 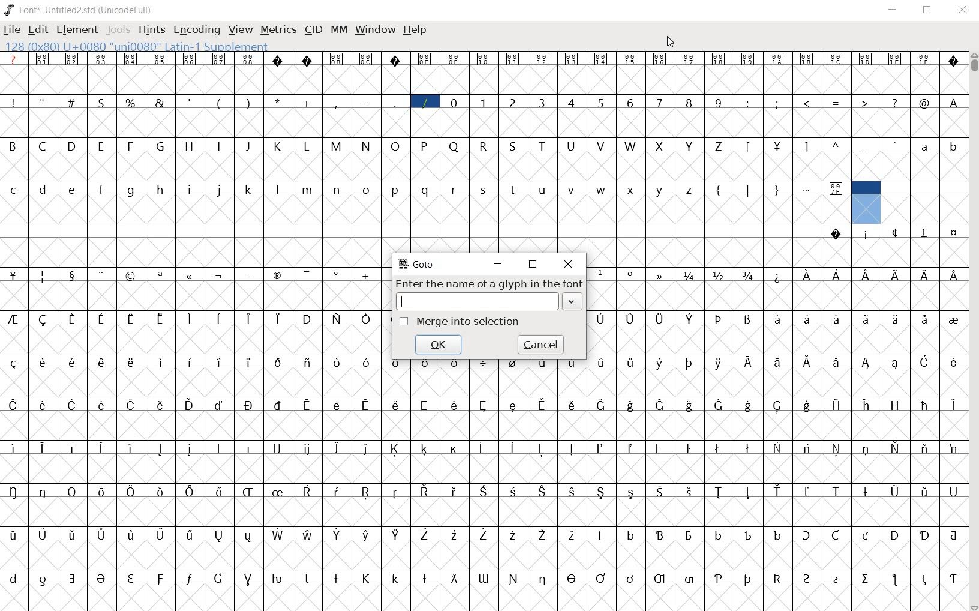 I want to click on Symbol, so click(x=484, y=449).